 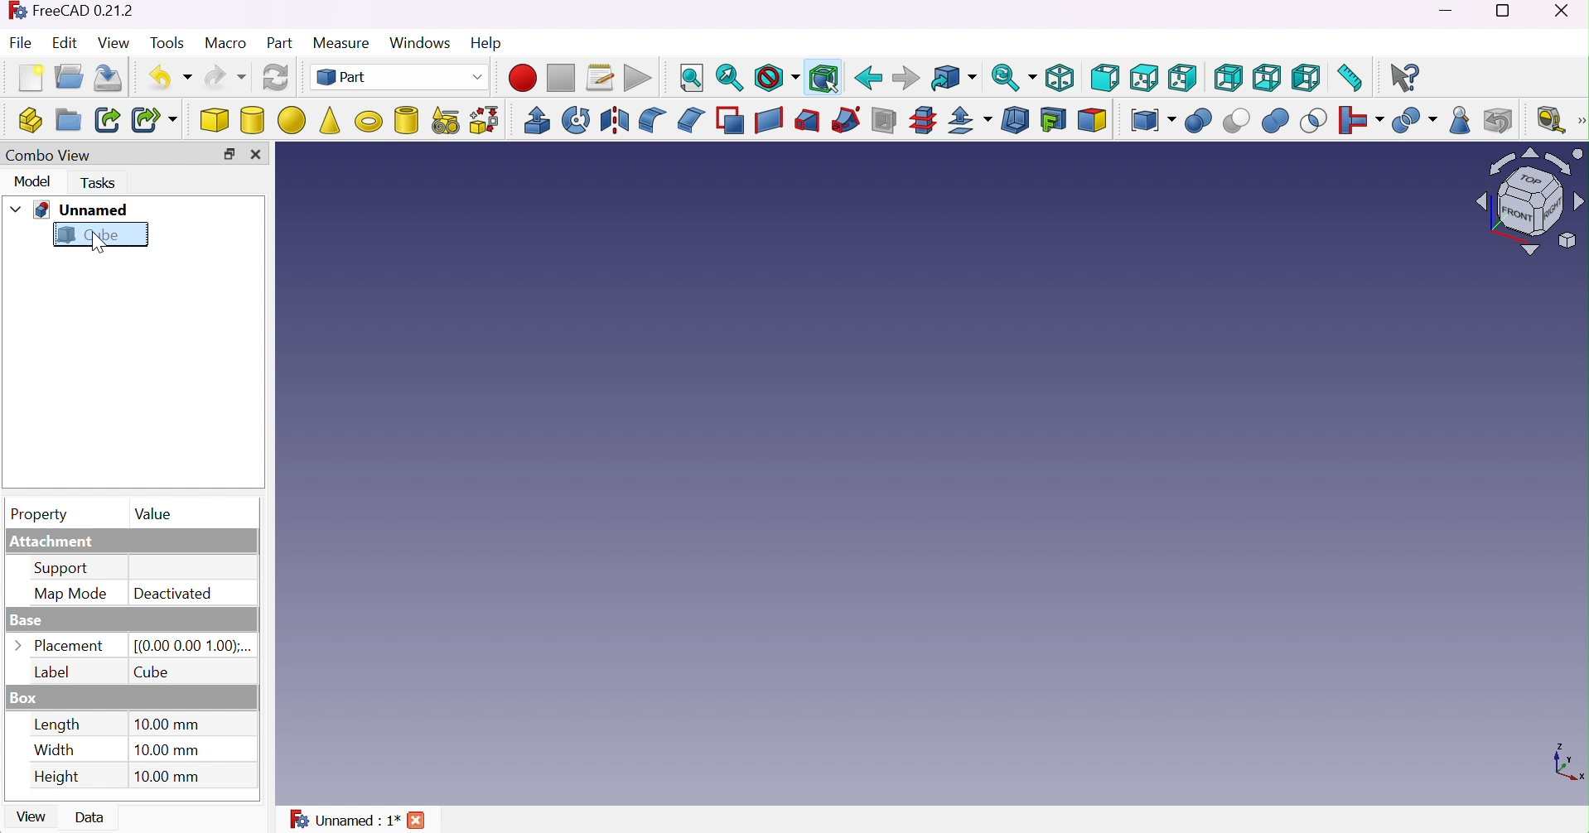 What do you see at coordinates (778, 77) in the screenshot?
I see `Draw style` at bounding box center [778, 77].